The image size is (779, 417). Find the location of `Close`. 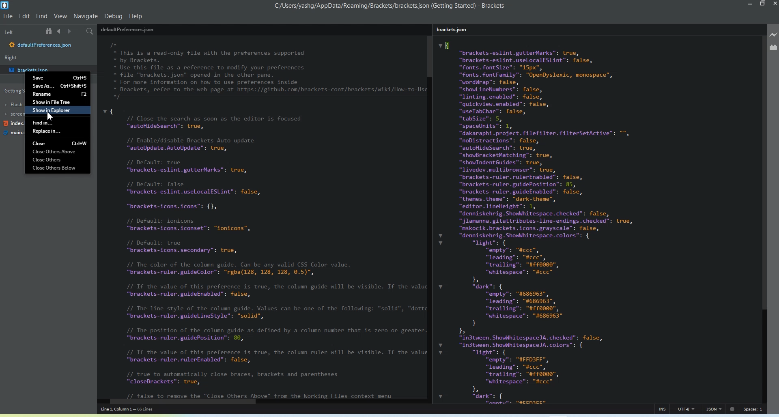

Close is located at coordinates (58, 142).